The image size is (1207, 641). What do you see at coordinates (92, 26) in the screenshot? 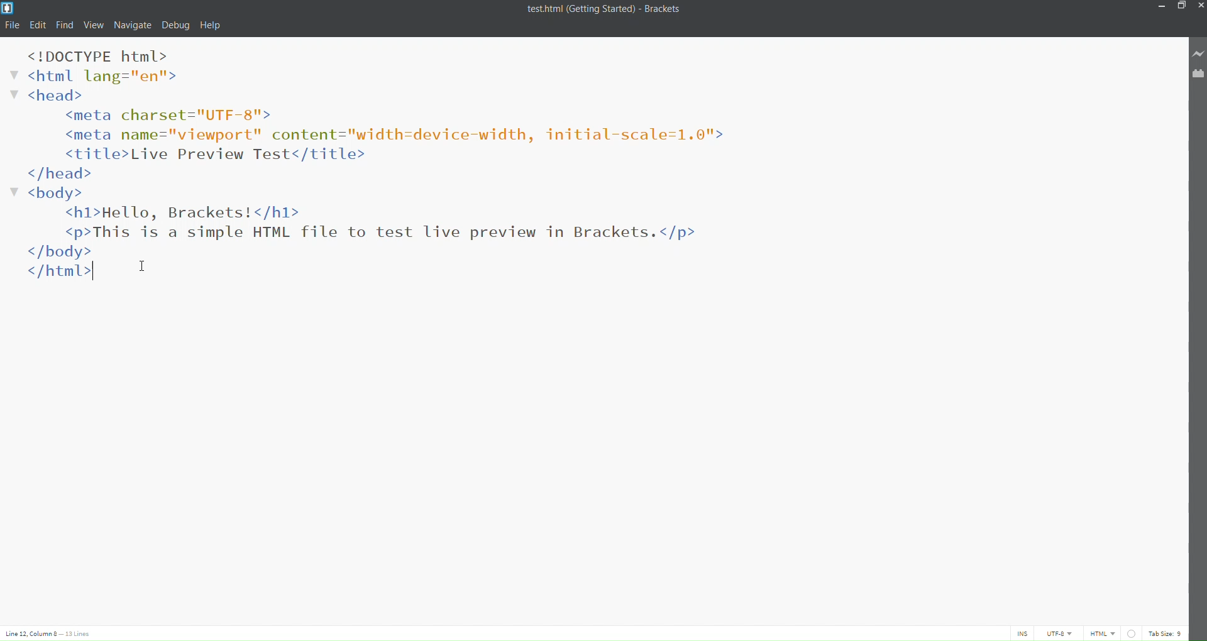
I see `View` at bounding box center [92, 26].